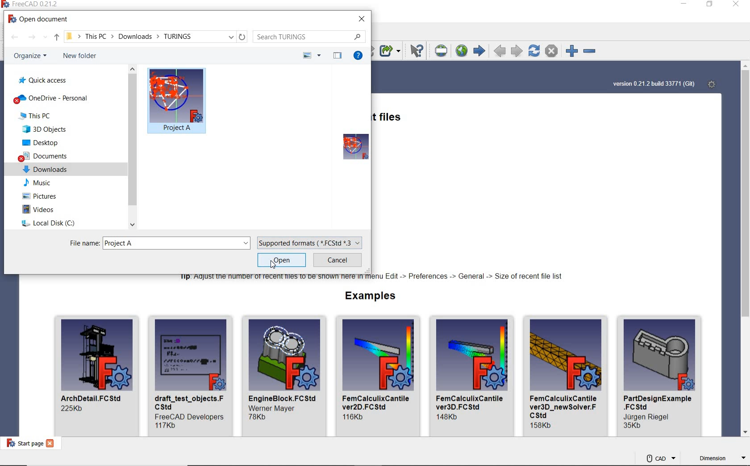 The image size is (750, 466). What do you see at coordinates (30, 56) in the screenshot?
I see `ORGANIZE` at bounding box center [30, 56].